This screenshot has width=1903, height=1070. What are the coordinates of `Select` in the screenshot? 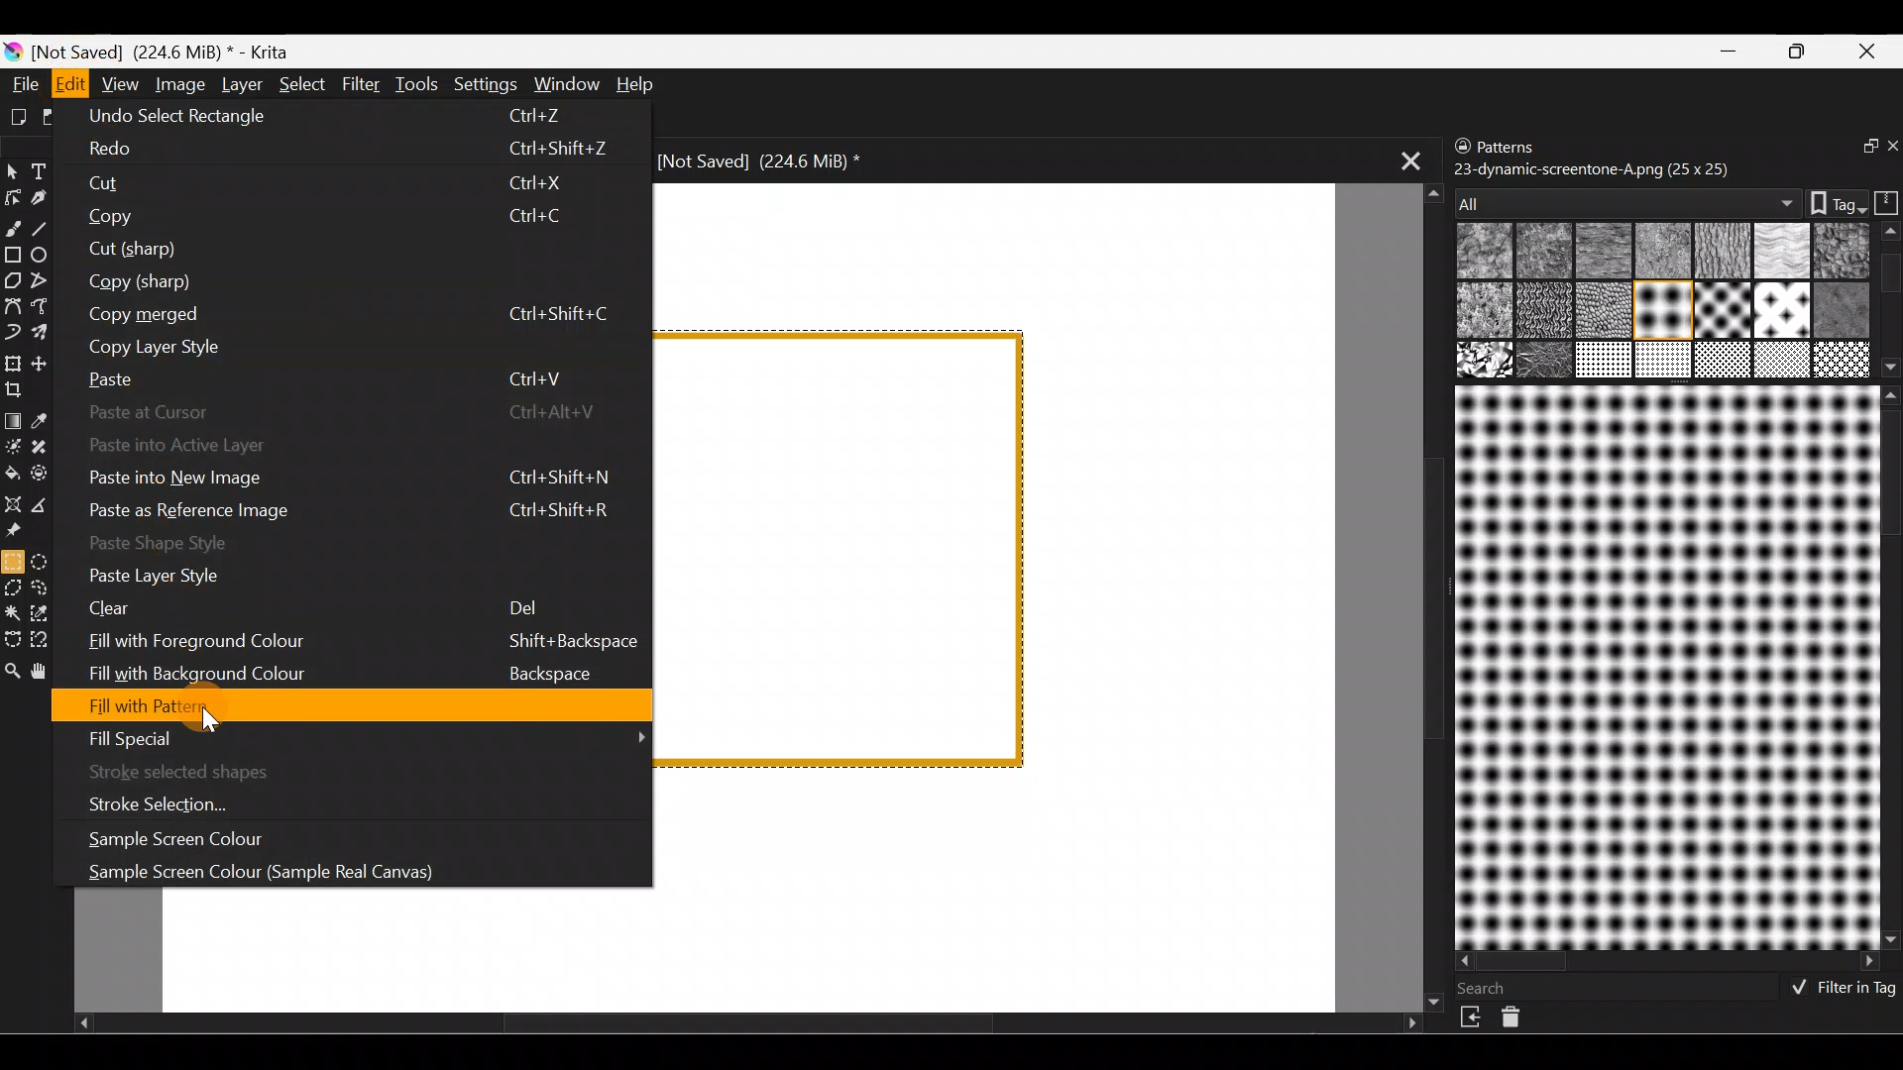 It's located at (301, 83).